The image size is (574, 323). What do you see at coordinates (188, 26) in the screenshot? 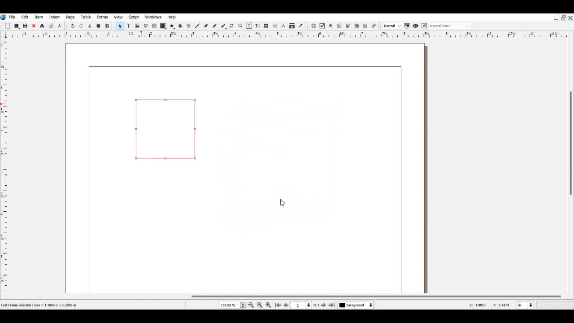
I see `Spiral` at bounding box center [188, 26].